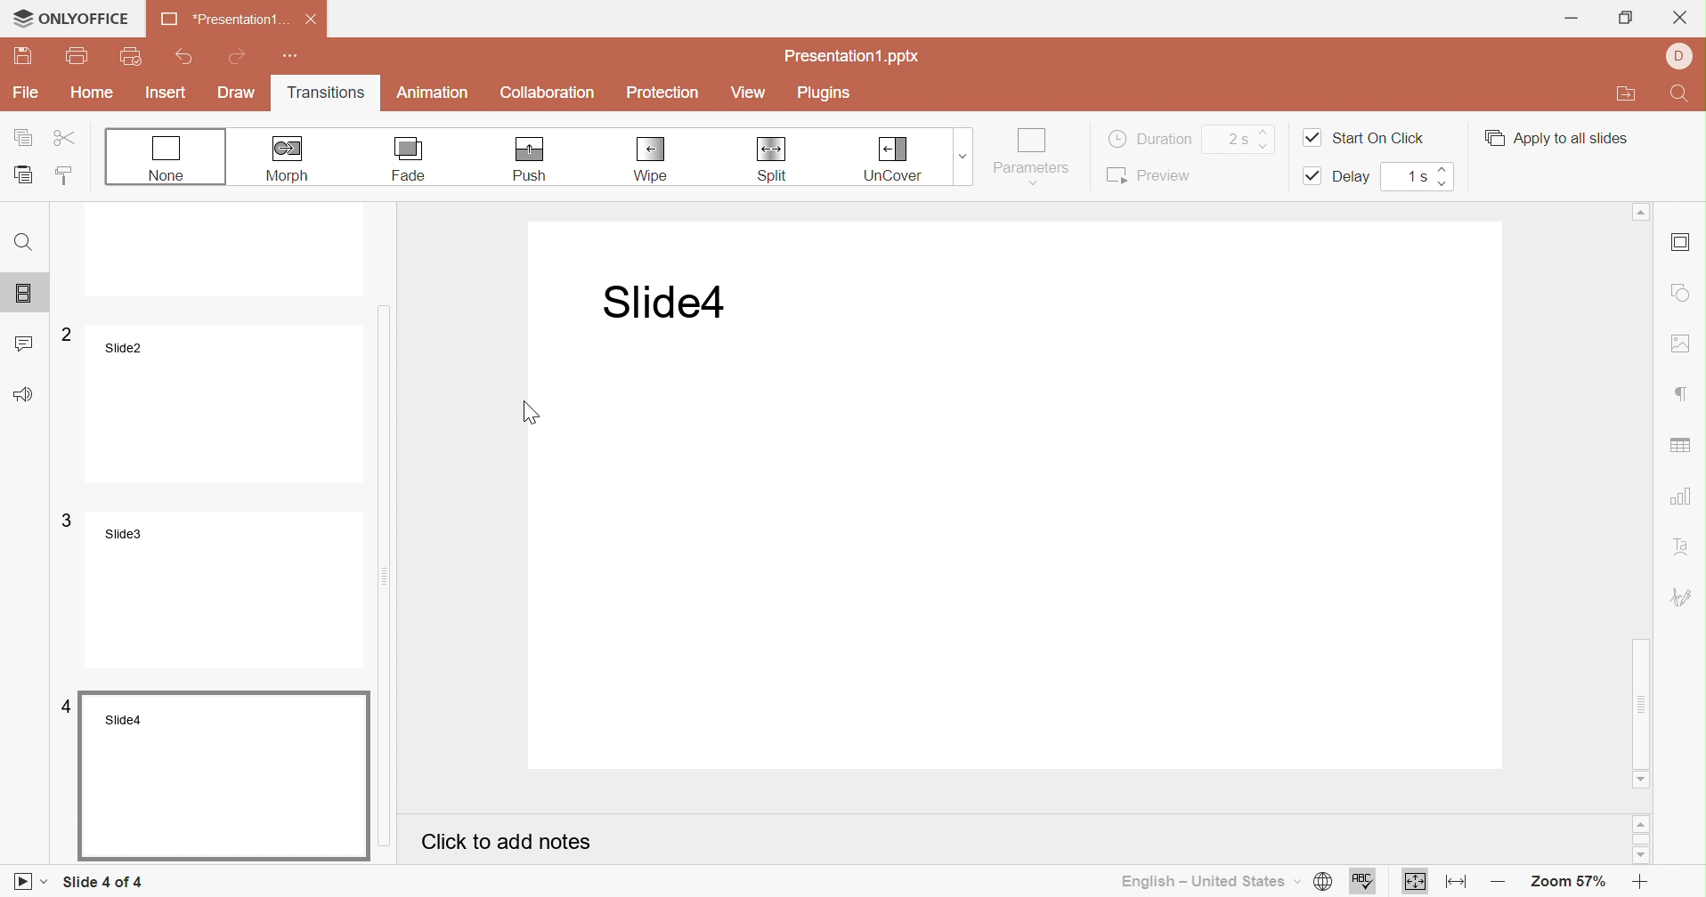  Describe the element at coordinates (27, 340) in the screenshot. I see `Comments` at that location.